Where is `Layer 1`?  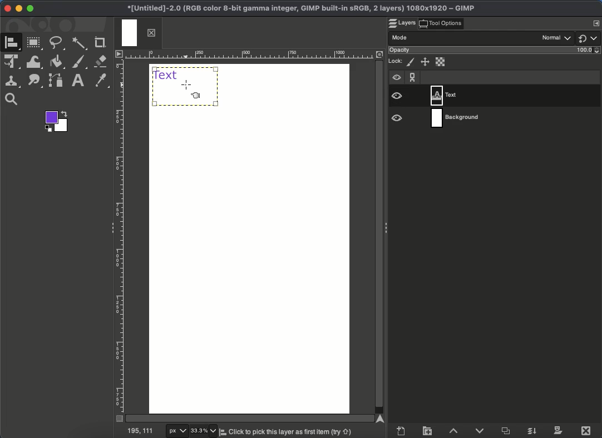
Layer 1 is located at coordinates (515, 96).